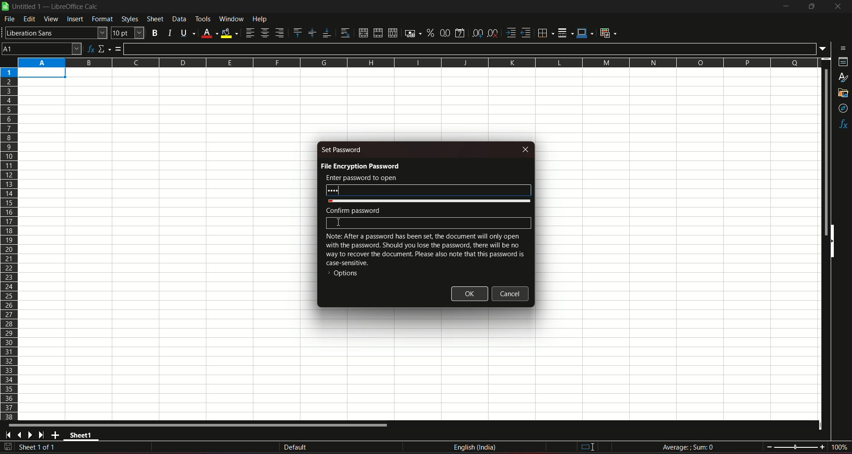  I want to click on cursor, so click(339, 223).